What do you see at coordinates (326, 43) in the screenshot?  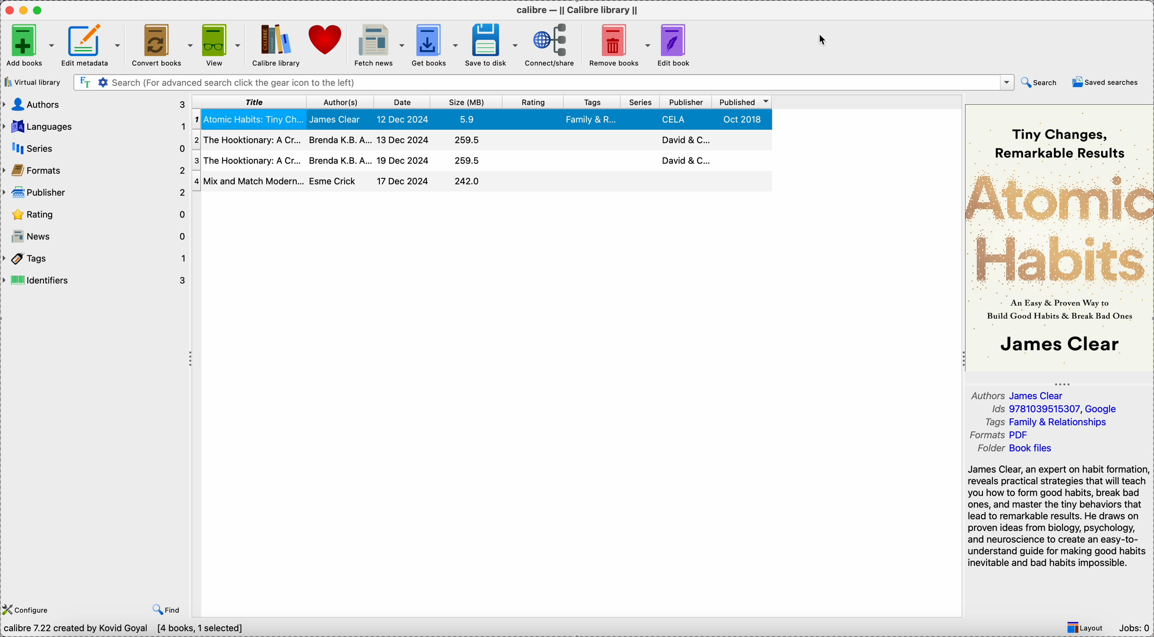 I see `donate` at bounding box center [326, 43].